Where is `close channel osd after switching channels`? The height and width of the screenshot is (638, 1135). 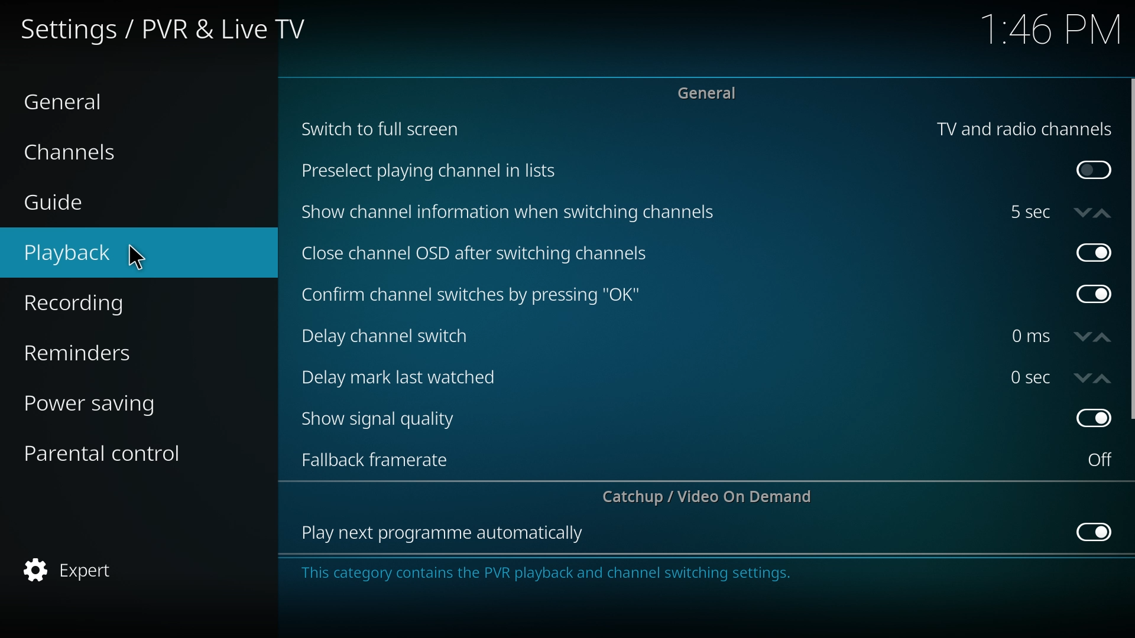 close channel osd after switching channels is located at coordinates (478, 255).